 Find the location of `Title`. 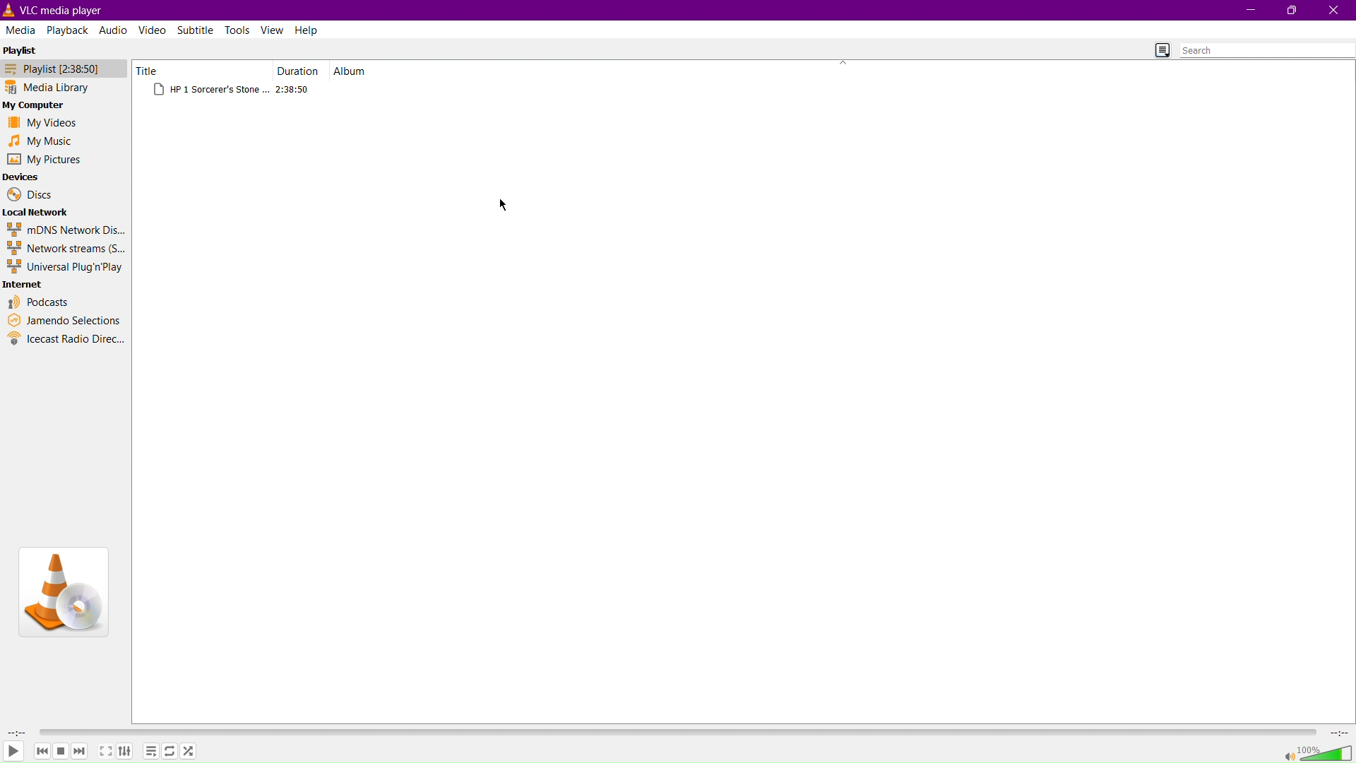

Title is located at coordinates (159, 71).